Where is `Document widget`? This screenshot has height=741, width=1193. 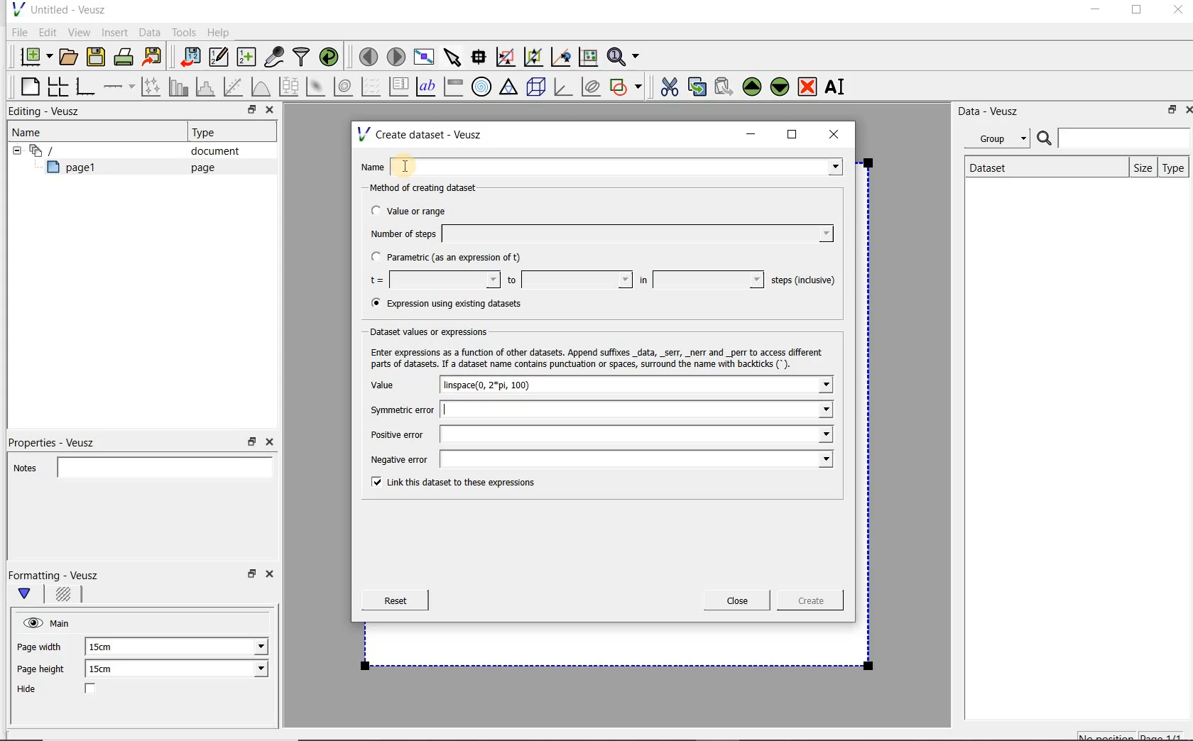
Document widget is located at coordinates (67, 150).